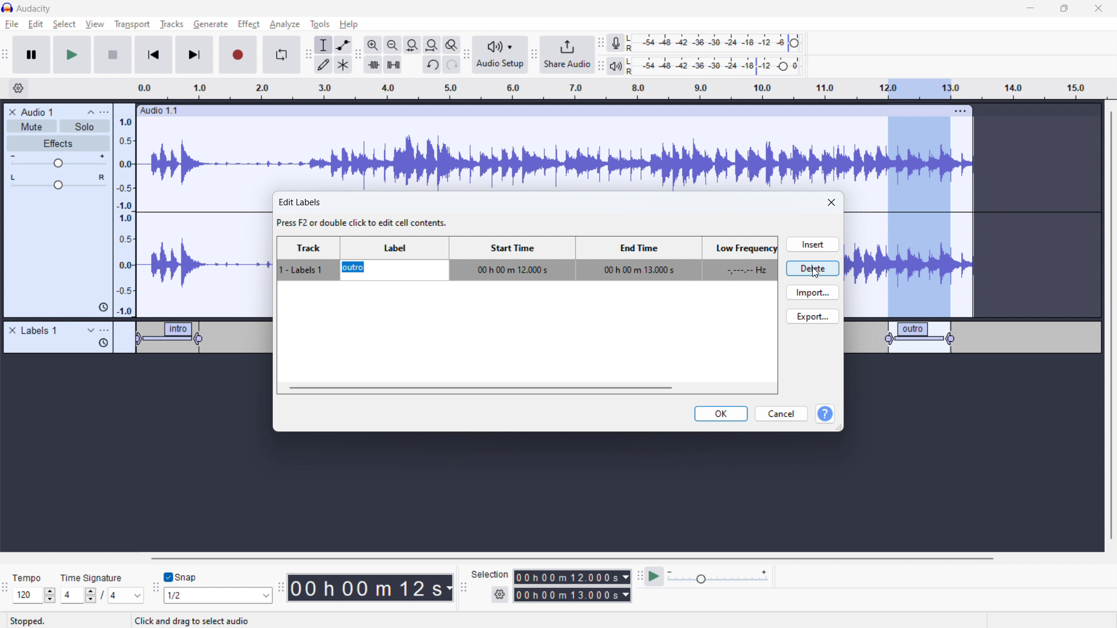 This screenshot has width=1117, height=628. Describe the element at coordinates (1098, 9) in the screenshot. I see `close` at that location.